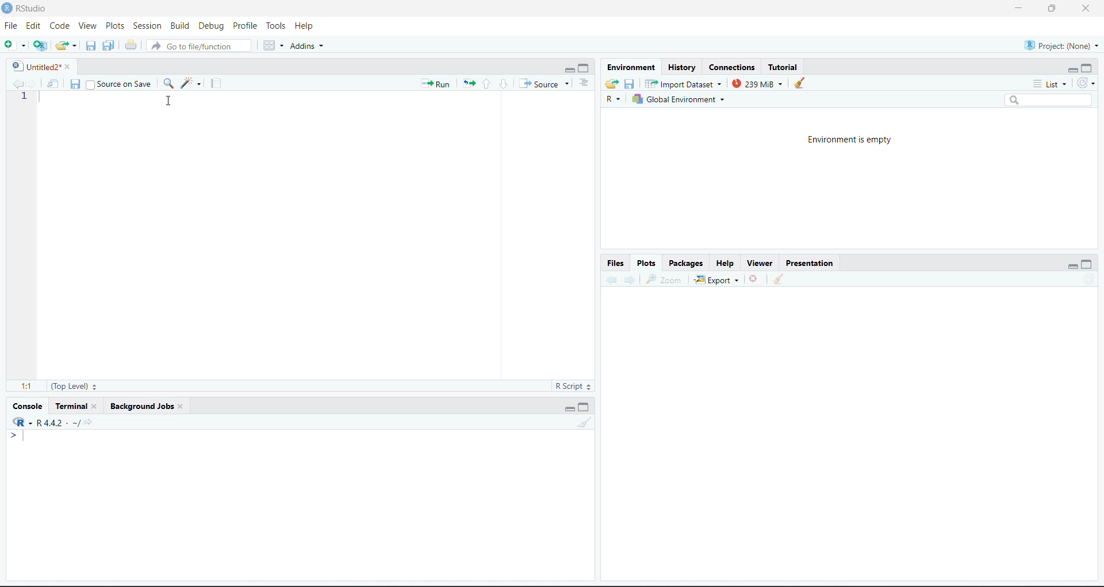 The image size is (1104, 587). Describe the element at coordinates (1084, 9) in the screenshot. I see `Close` at that location.